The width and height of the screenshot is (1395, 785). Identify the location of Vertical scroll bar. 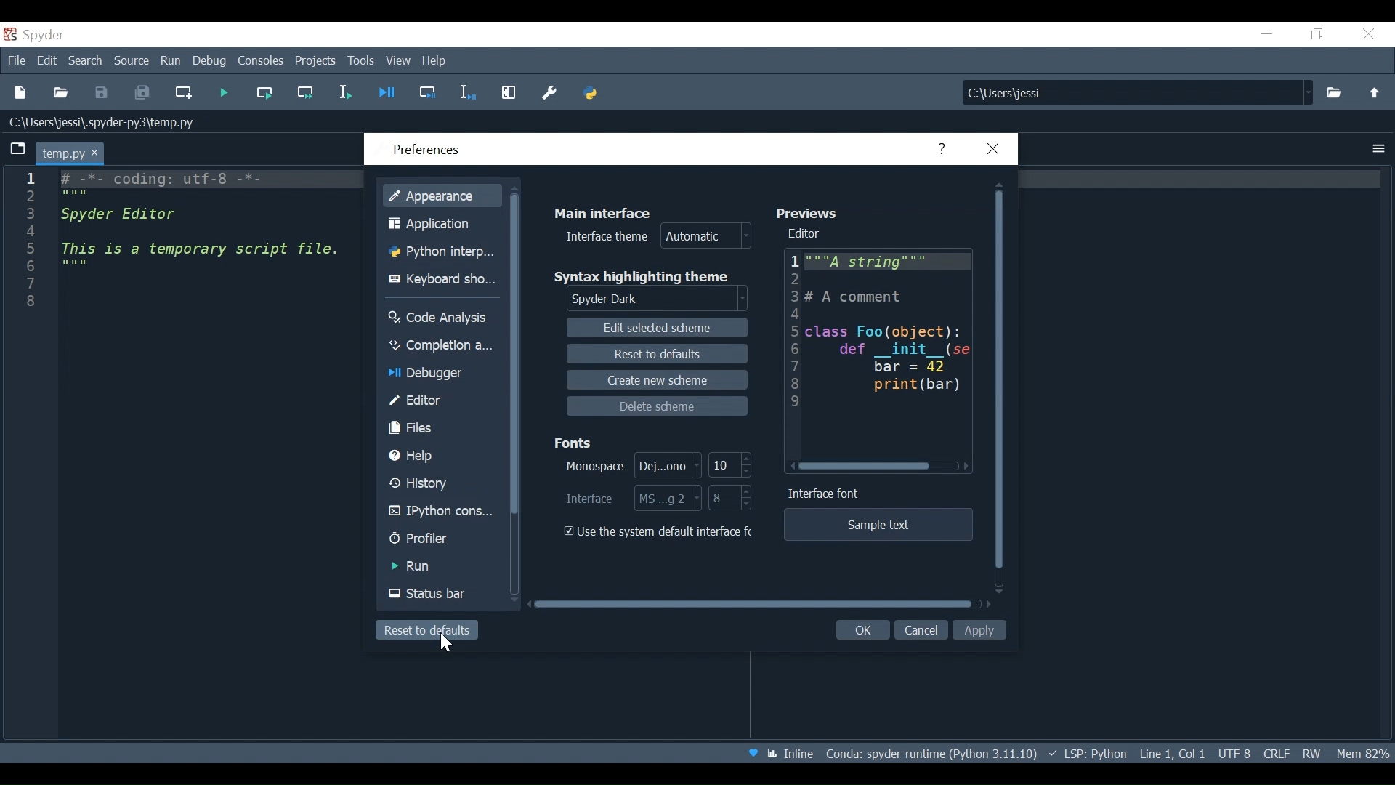
(519, 353).